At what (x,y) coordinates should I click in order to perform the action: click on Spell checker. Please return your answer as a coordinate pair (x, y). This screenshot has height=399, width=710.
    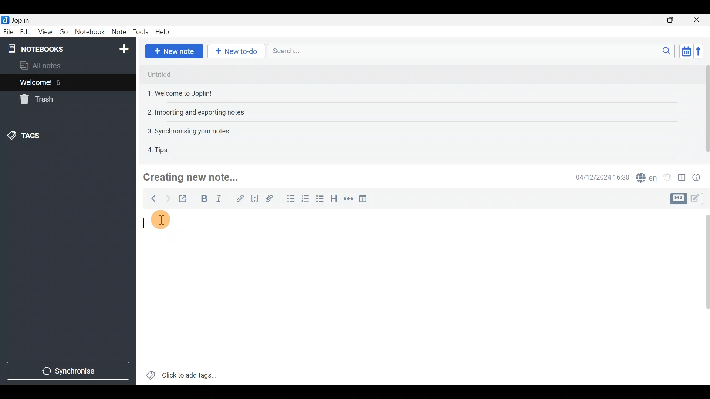
    Looking at the image, I should click on (647, 177).